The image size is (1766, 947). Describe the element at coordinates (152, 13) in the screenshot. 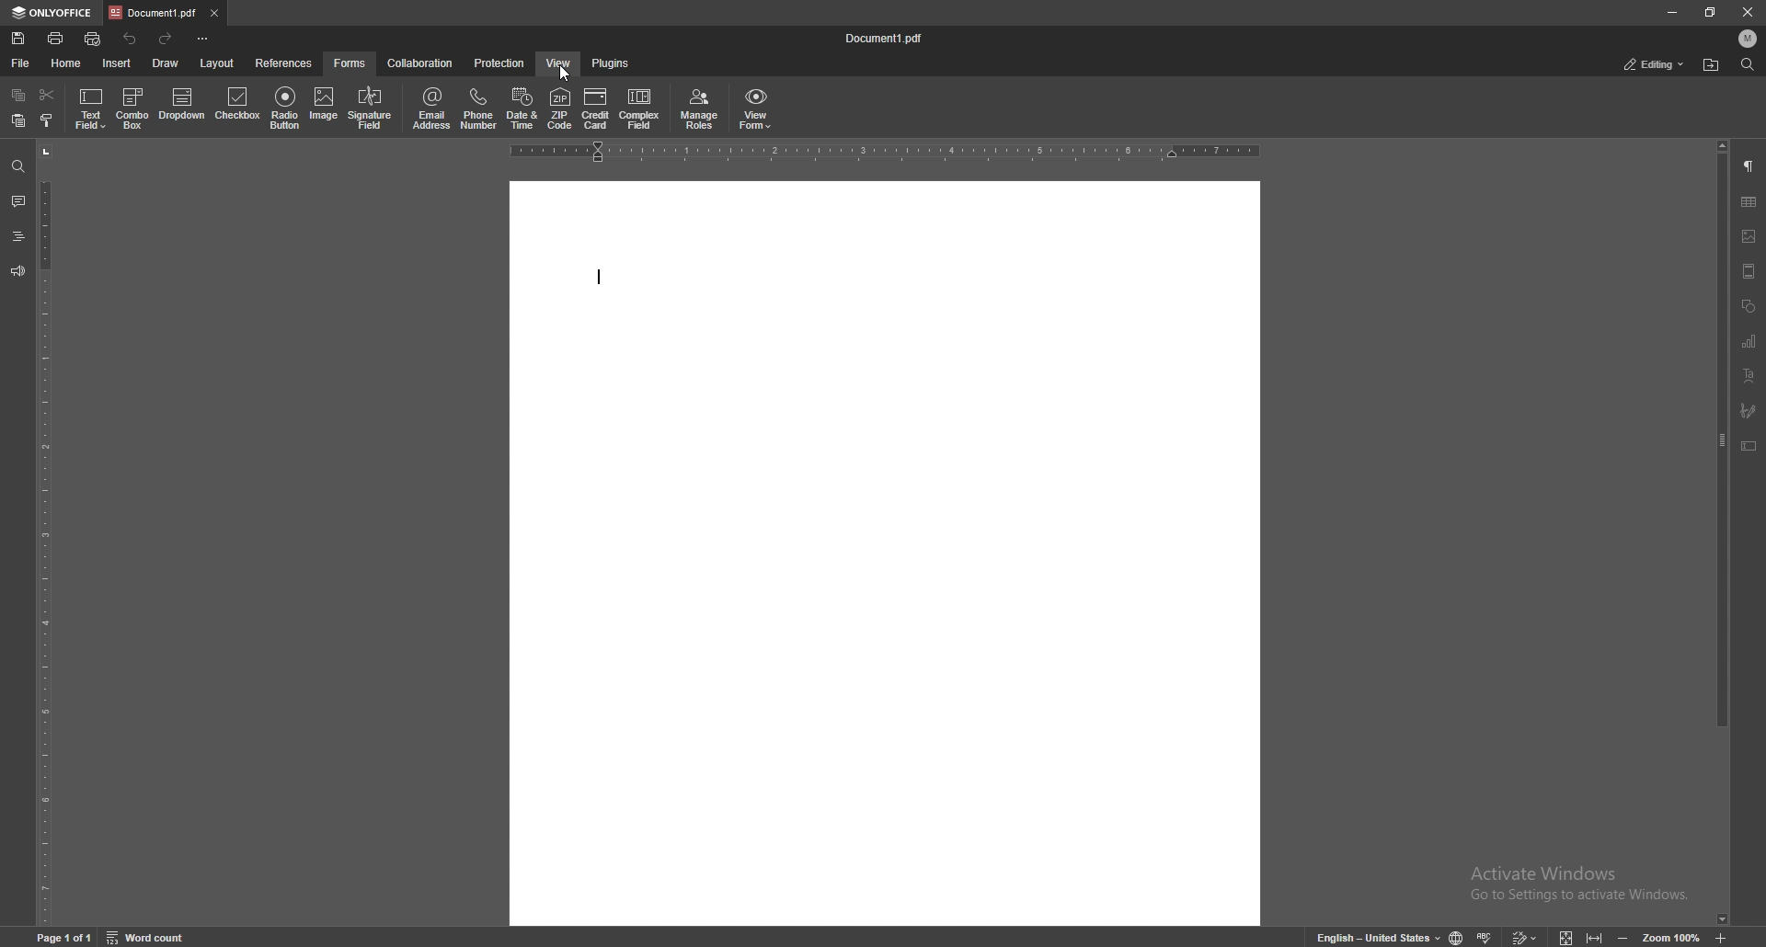

I see `tab` at that location.